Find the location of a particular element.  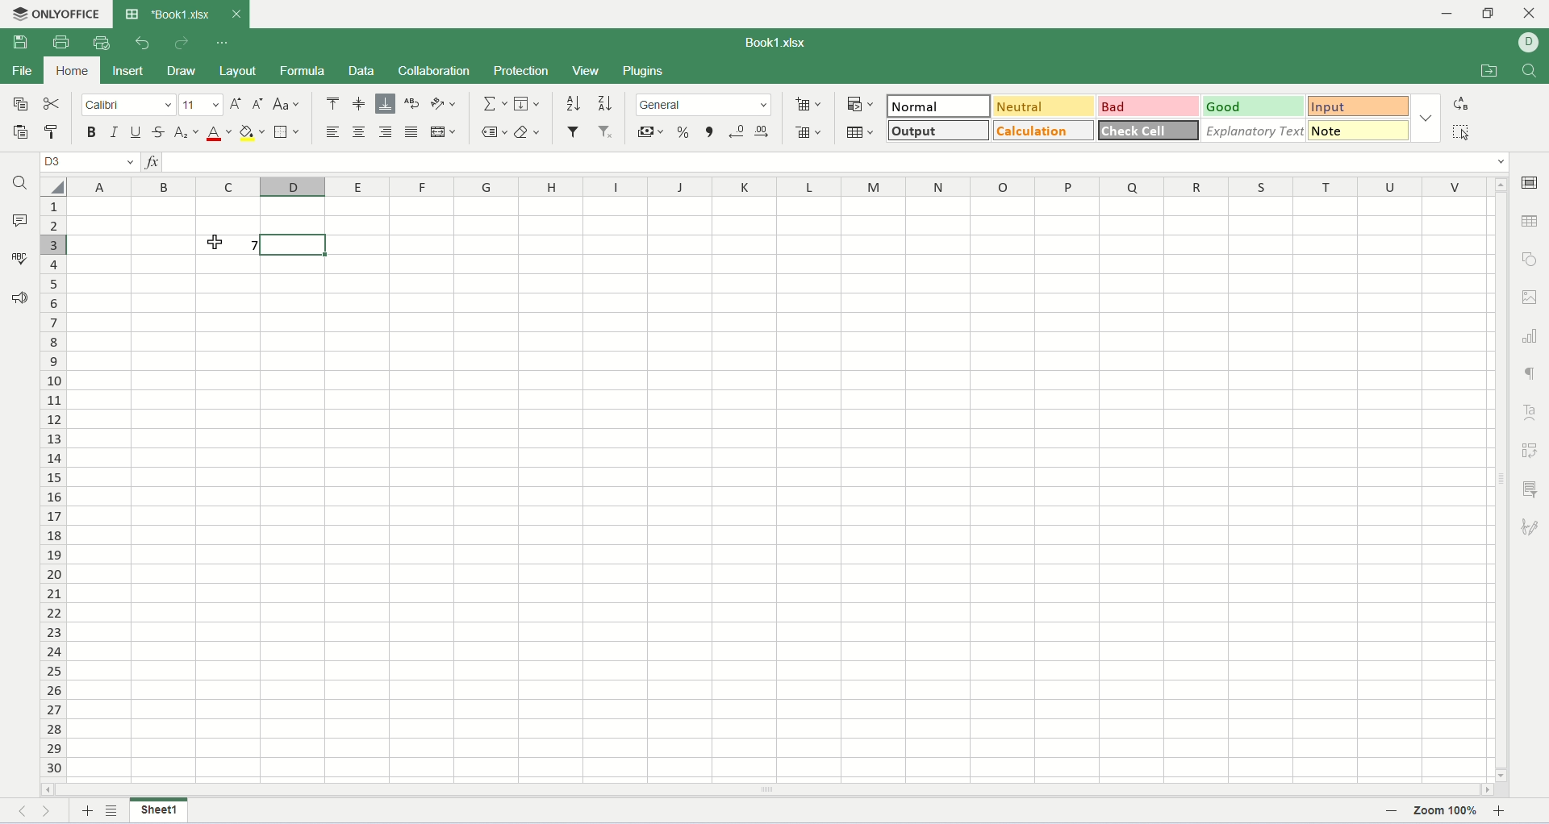

feedback and support is located at coordinates (19, 295).